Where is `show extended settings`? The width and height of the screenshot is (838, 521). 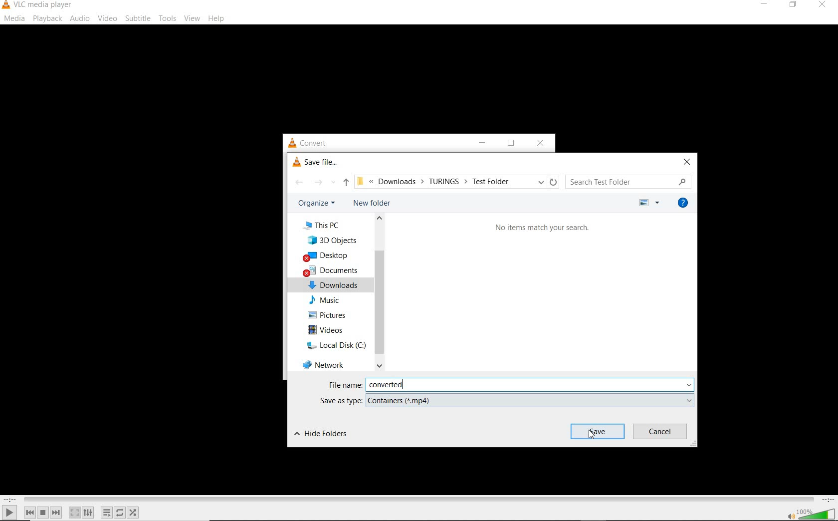
show extended settings is located at coordinates (88, 513).